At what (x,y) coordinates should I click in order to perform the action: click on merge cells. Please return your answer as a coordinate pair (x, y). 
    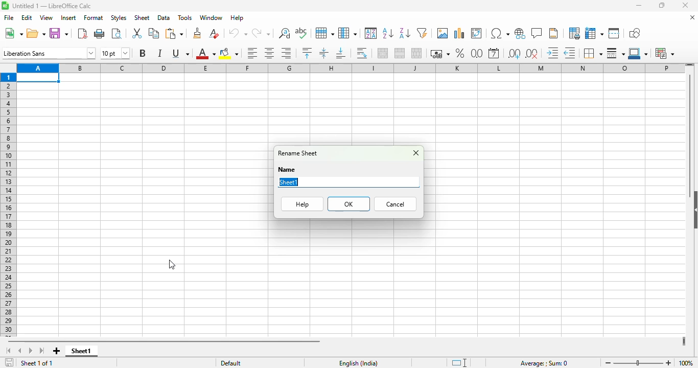
    Looking at the image, I should click on (400, 53).